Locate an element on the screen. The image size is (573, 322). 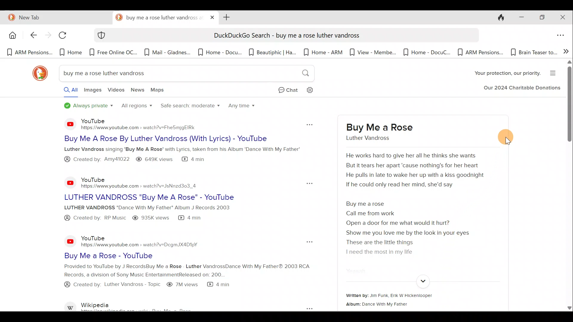
Minimize is located at coordinates (520, 18).